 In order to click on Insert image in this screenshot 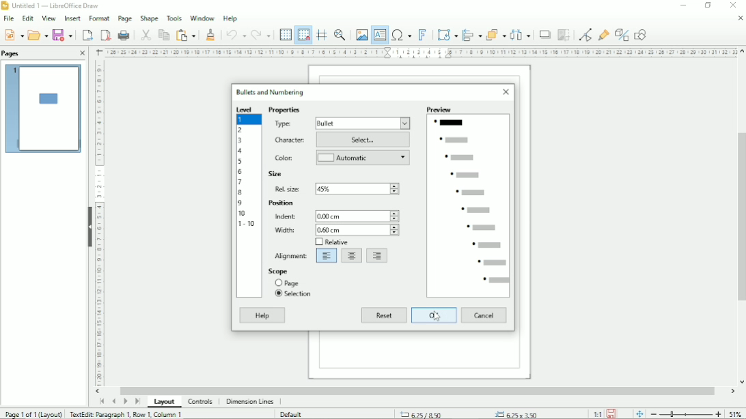, I will do `click(361, 33)`.